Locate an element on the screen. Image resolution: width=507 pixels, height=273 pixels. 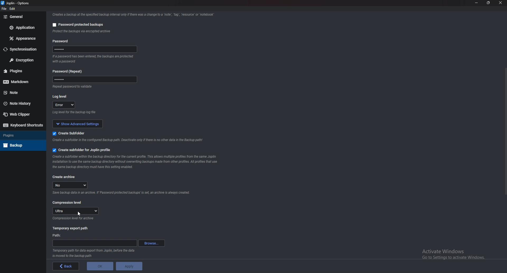
Application is located at coordinates (23, 28).